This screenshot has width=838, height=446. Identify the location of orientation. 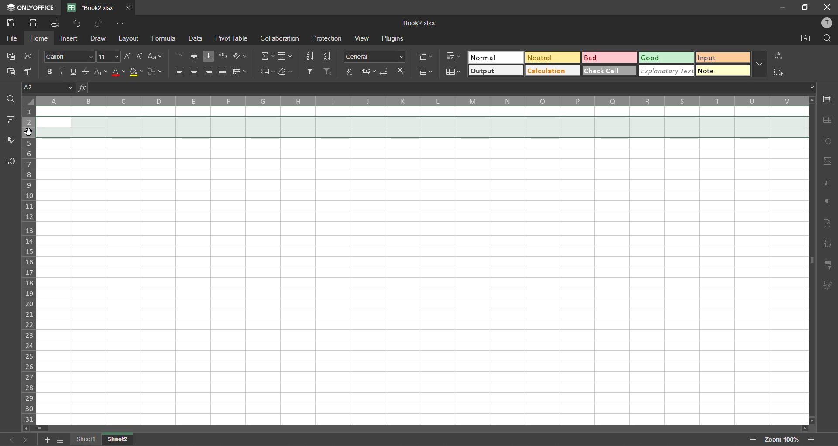
(241, 56).